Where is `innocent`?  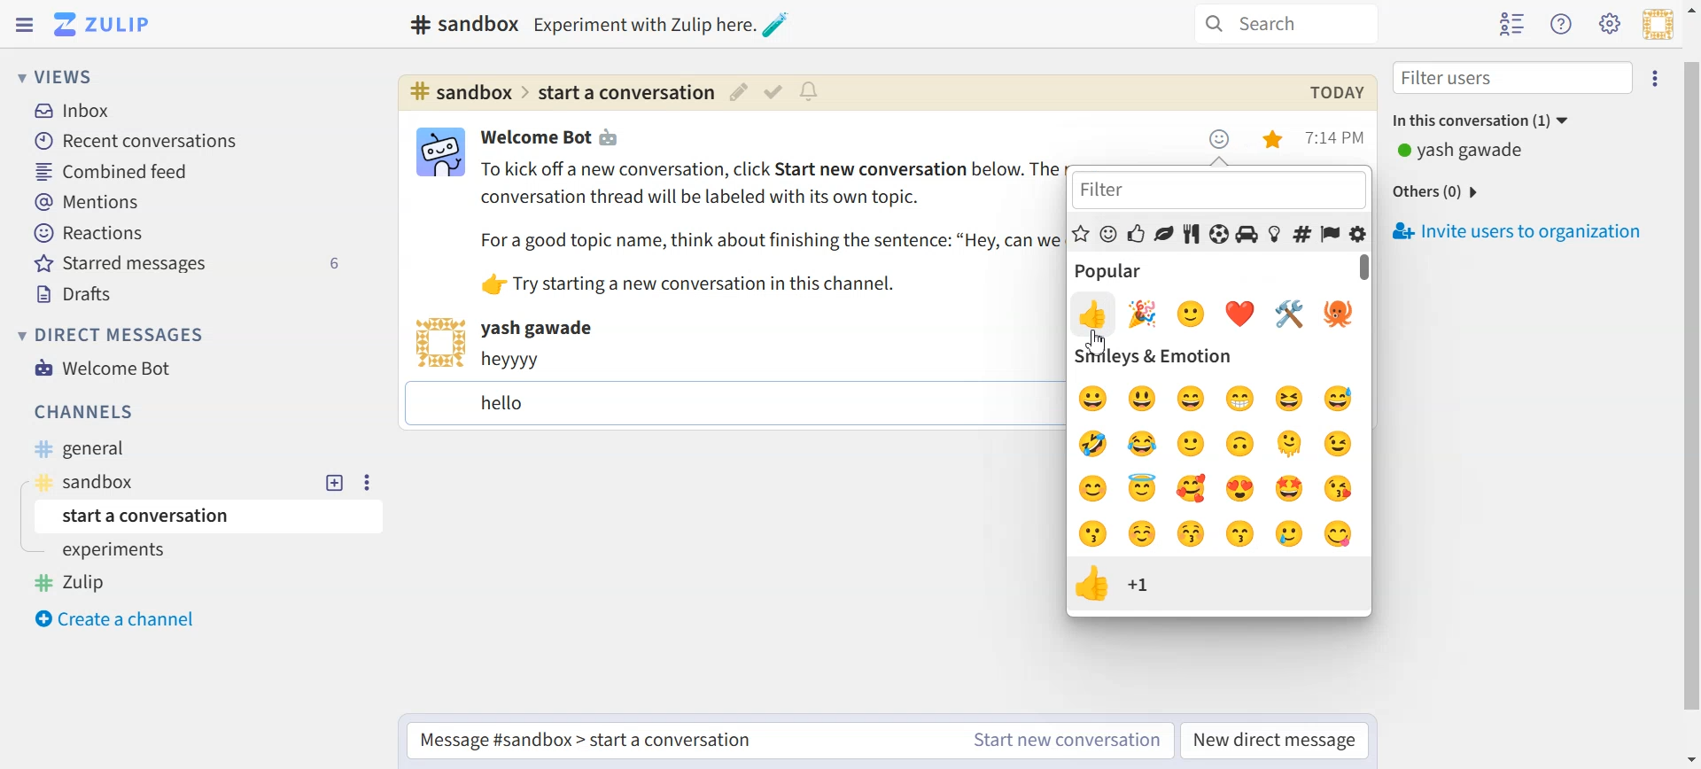 innocent is located at coordinates (1144, 489).